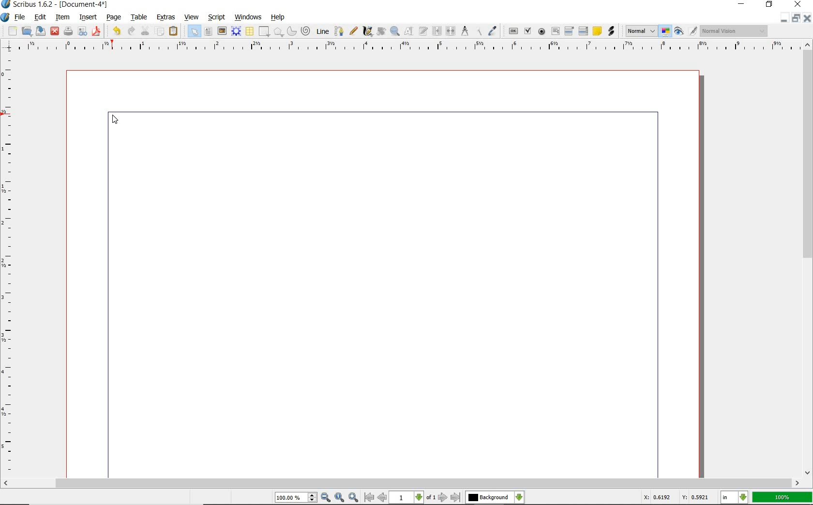 Image resolution: width=813 pixels, height=505 pixels. I want to click on X: 0.6192 Y: 0.5921, so click(675, 497).